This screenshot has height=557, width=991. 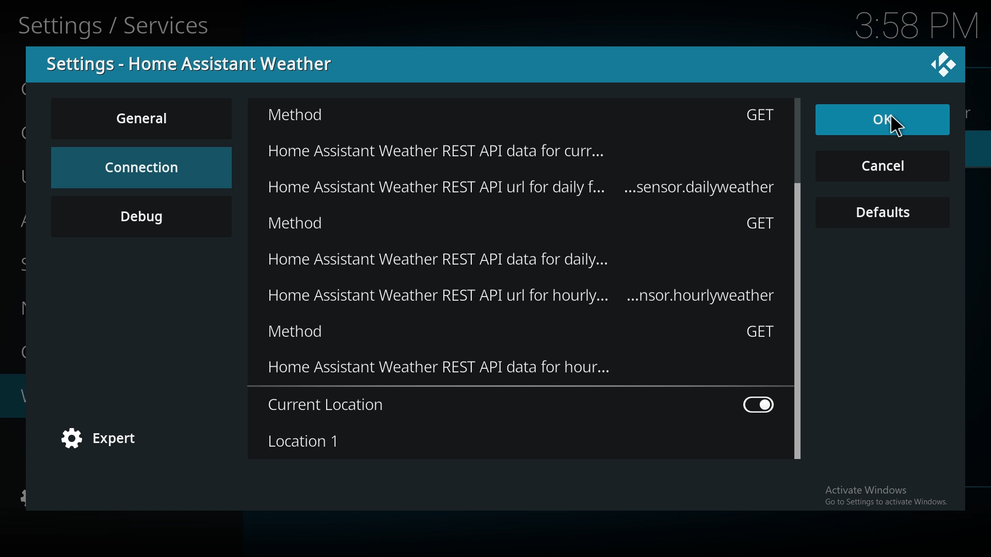 What do you see at coordinates (140, 167) in the screenshot?
I see `connection` at bounding box center [140, 167].